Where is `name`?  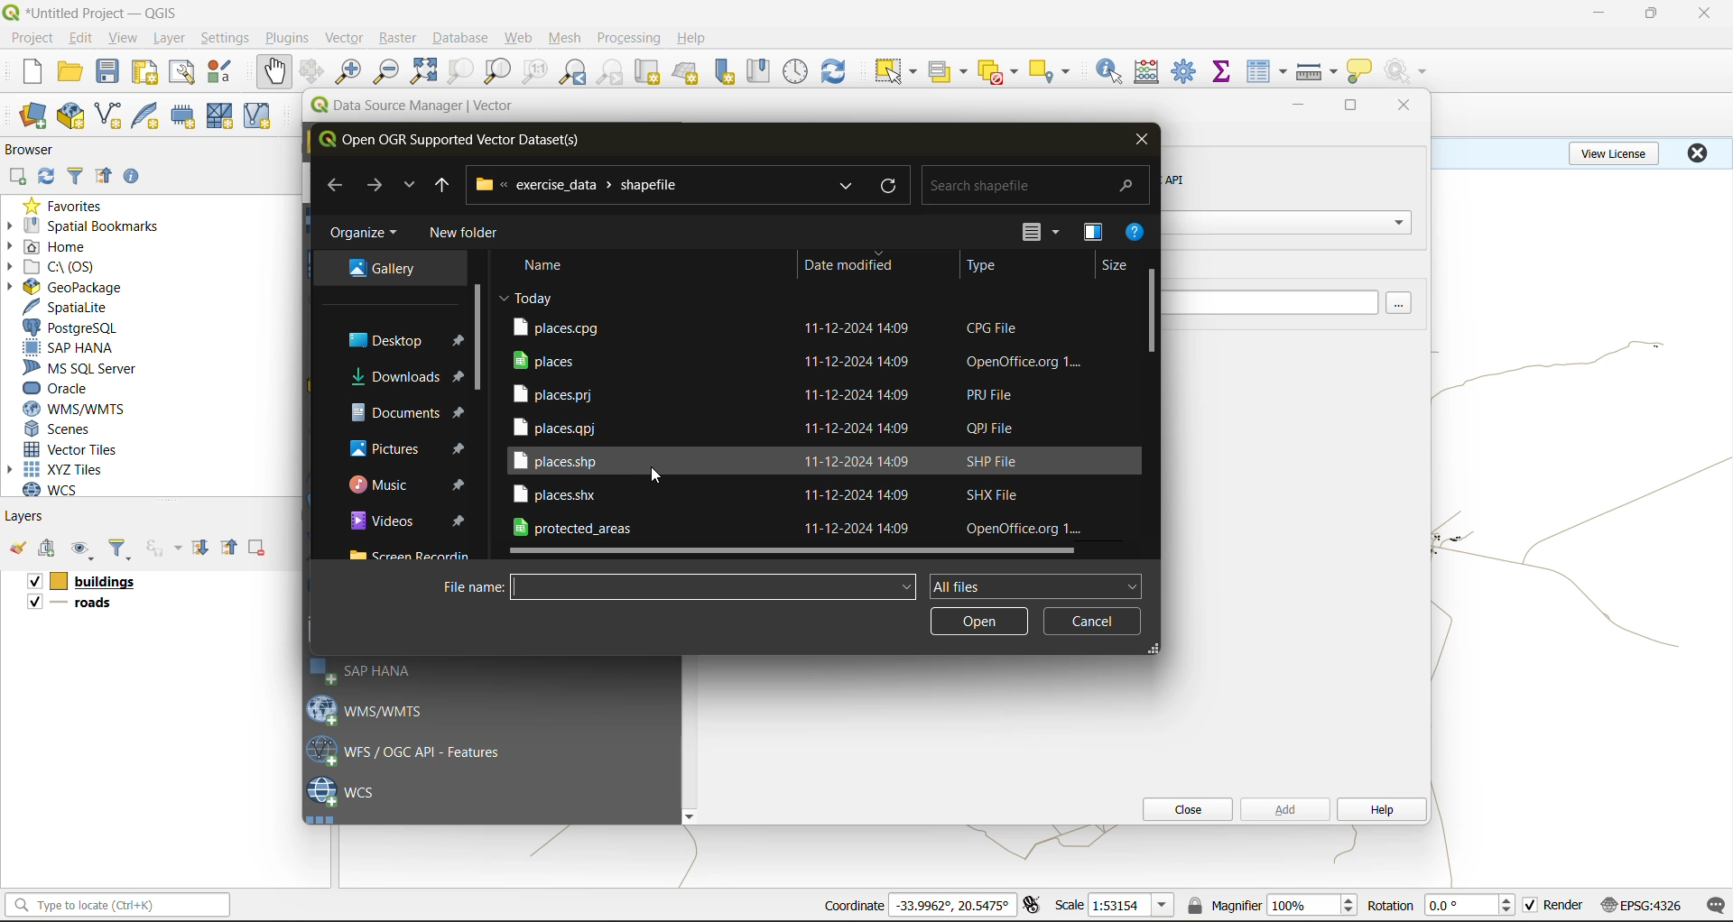
name is located at coordinates (551, 265).